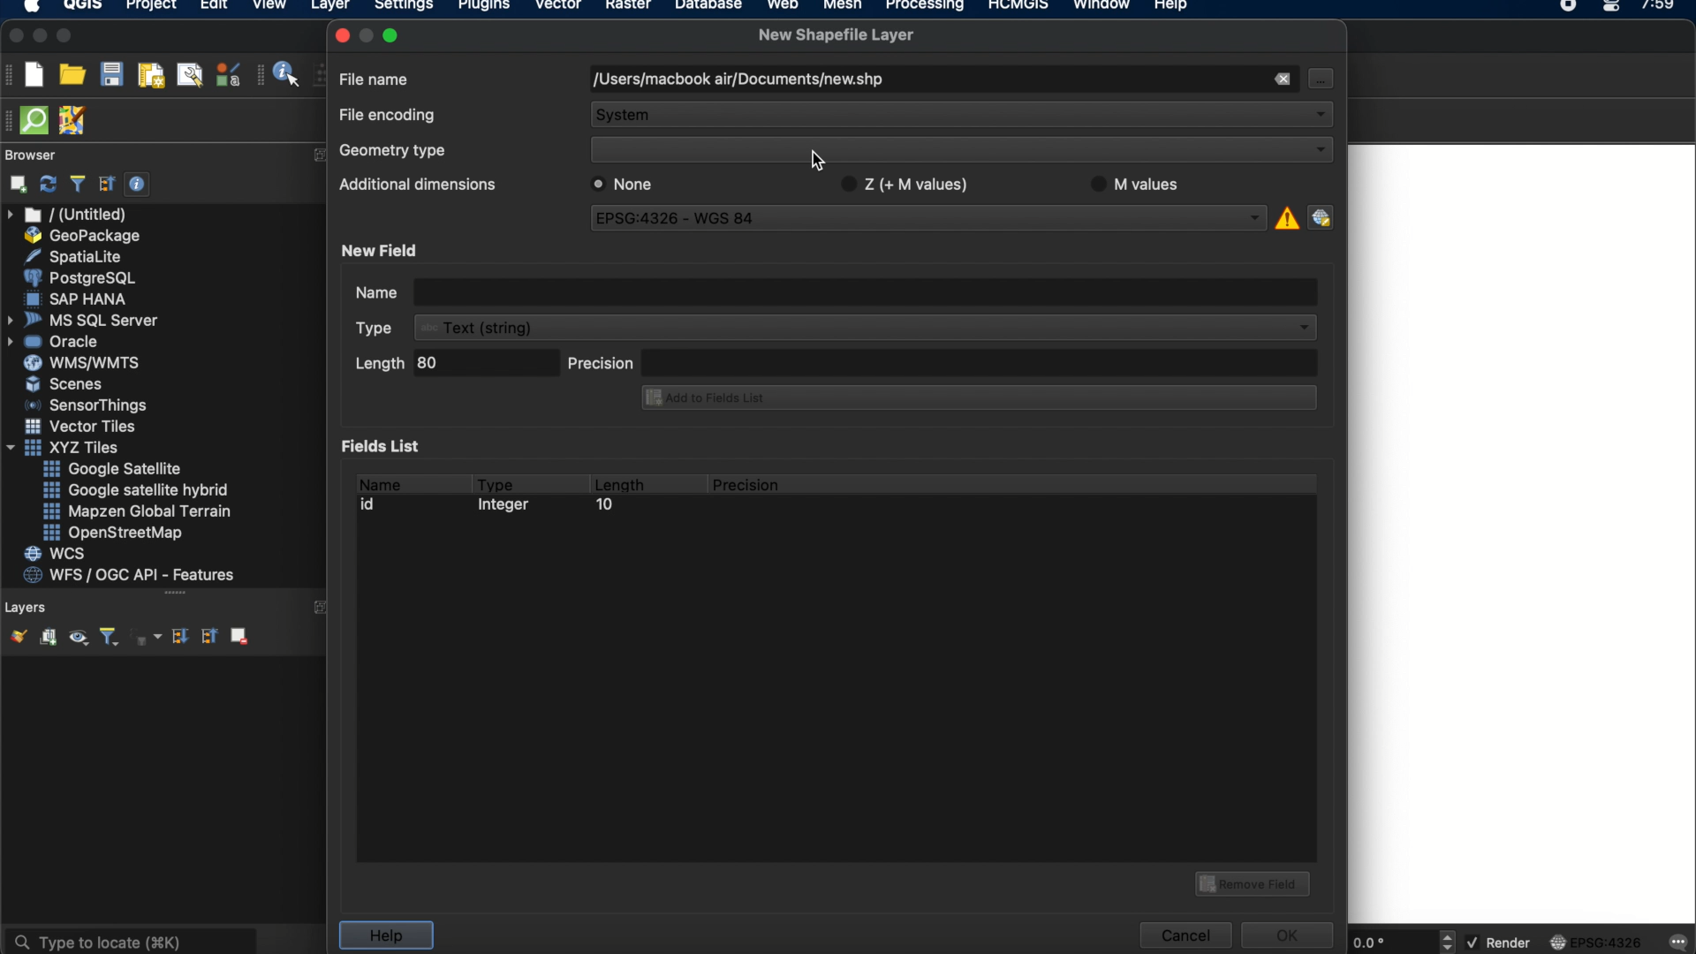 The height and width of the screenshot is (954, 1696). Describe the element at coordinates (86, 319) in the screenshot. I see `ms sql server` at that location.